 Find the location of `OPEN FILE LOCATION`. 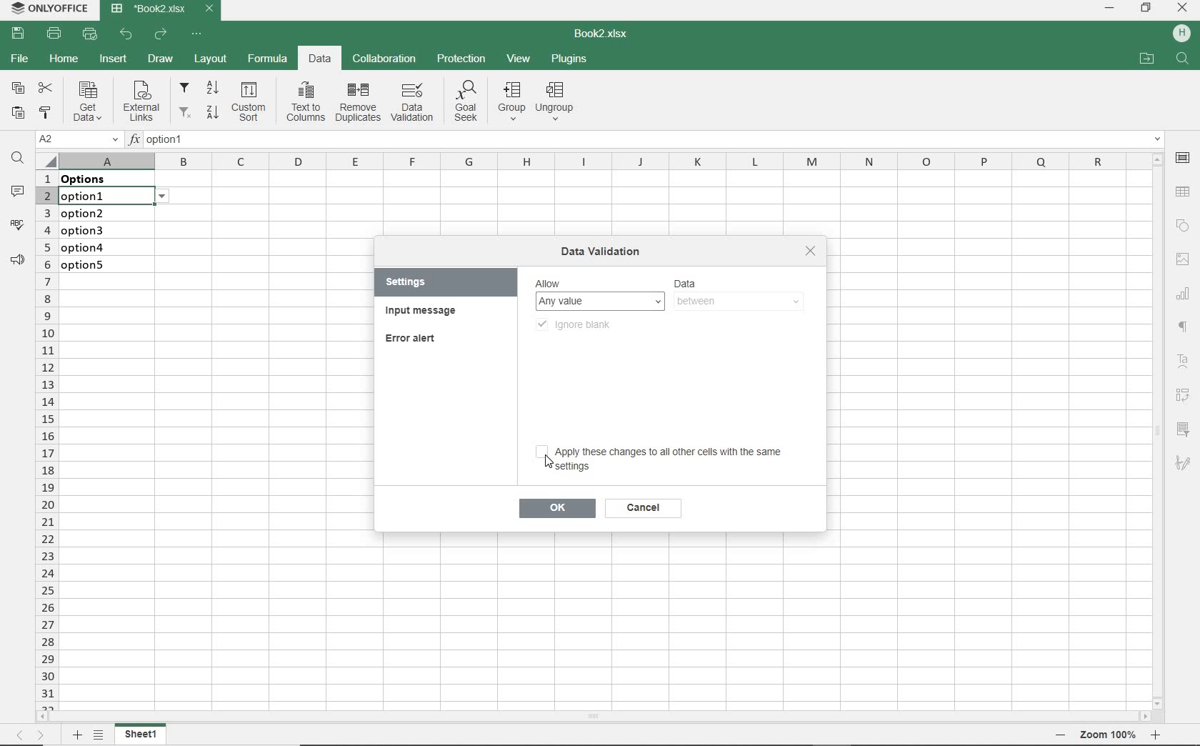

OPEN FILE LOCATION is located at coordinates (1147, 58).